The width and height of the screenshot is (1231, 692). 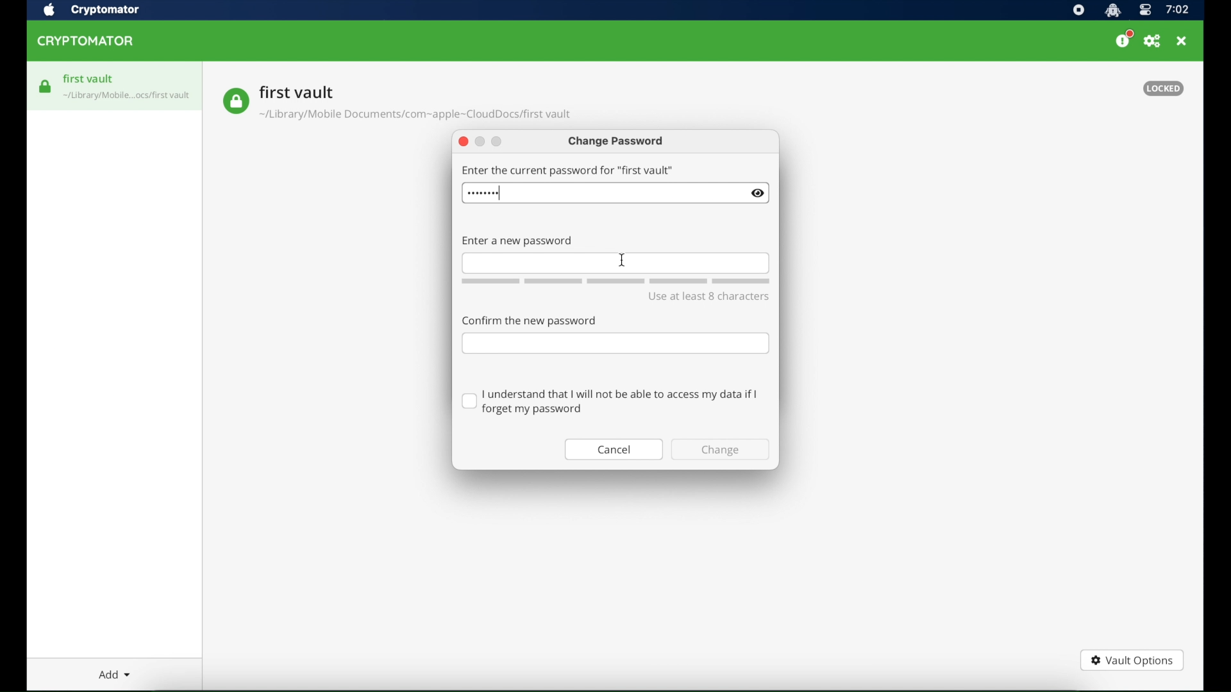 What do you see at coordinates (708, 296) in the screenshot?
I see `use at least 8 character` at bounding box center [708, 296].